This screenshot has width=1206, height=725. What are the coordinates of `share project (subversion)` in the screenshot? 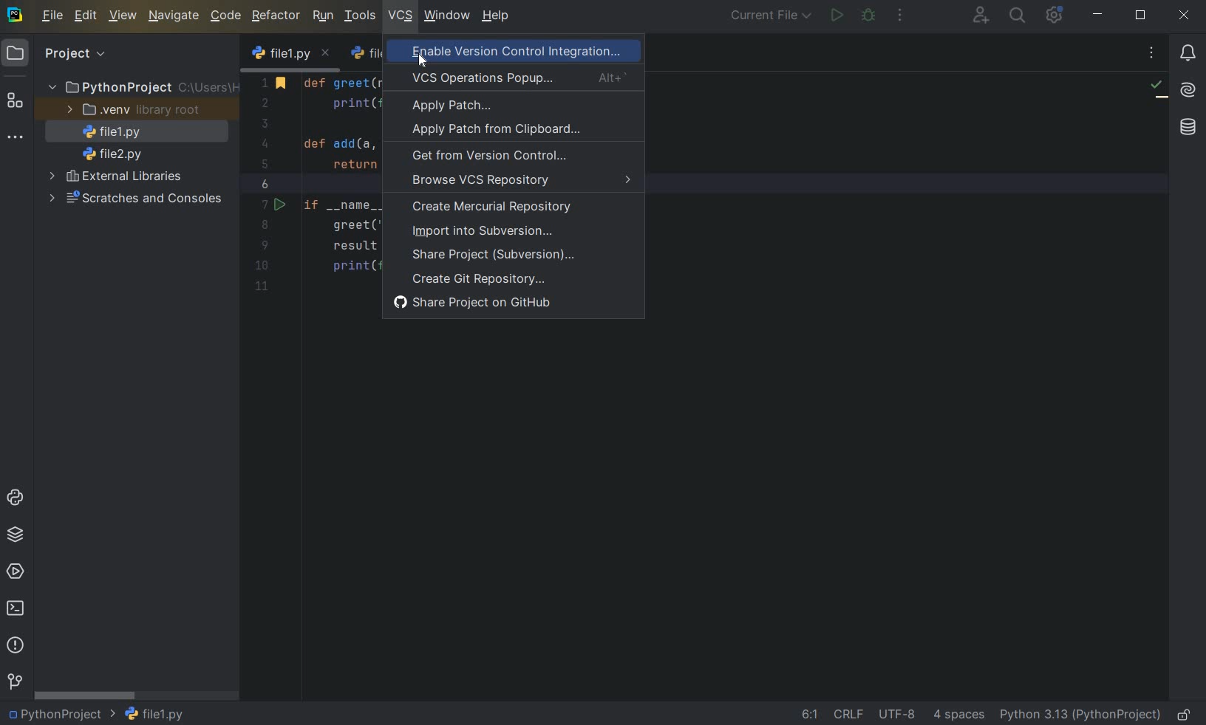 It's located at (497, 256).